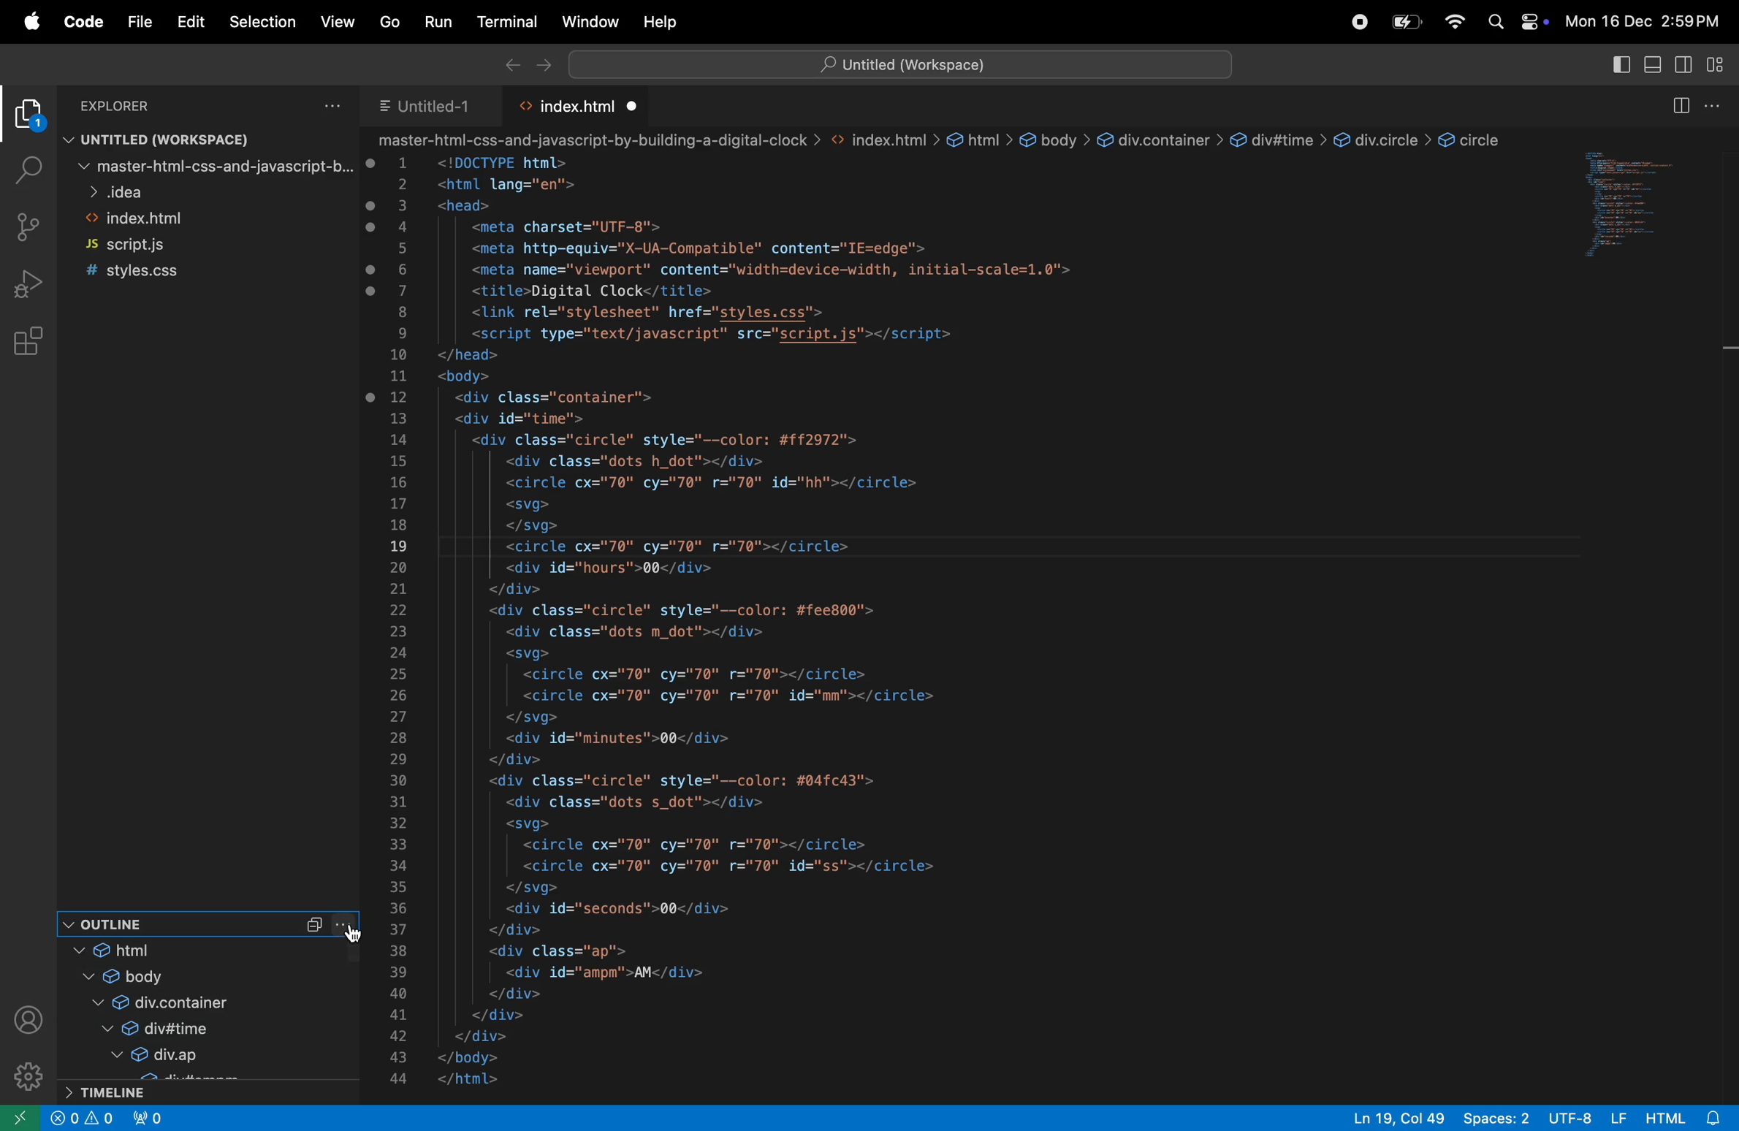 Image resolution: width=1739 pixels, height=1131 pixels. What do you see at coordinates (1717, 104) in the screenshot?
I see `options` at bounding box center [1717, 104].